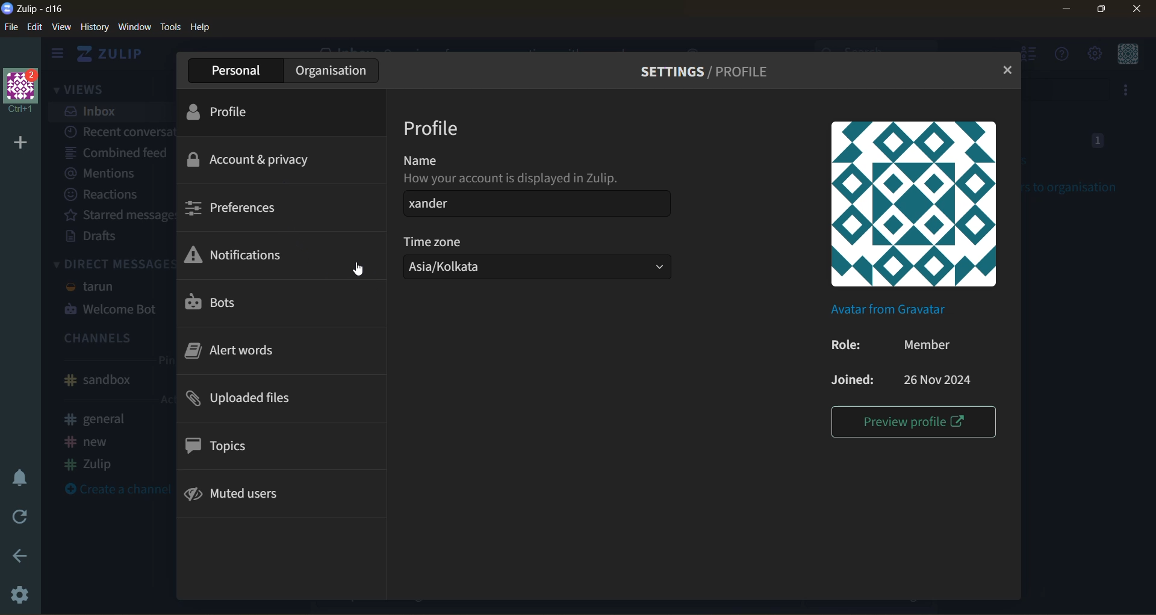 The width and height of the screenshot is (1156, 615). Describe the element at coordinates (244, 496) in the screenshot. I see `muted users` at that location.